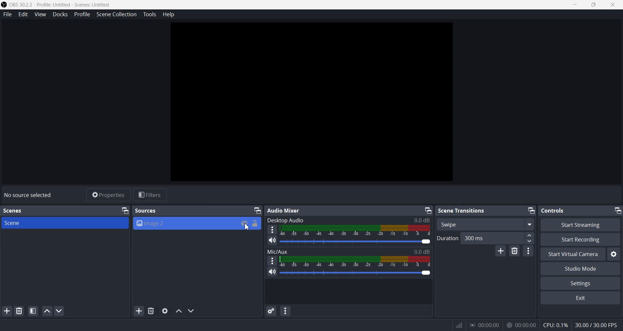 This screenshot has height=331, width=623. I want to click on More, so click(271, 261).